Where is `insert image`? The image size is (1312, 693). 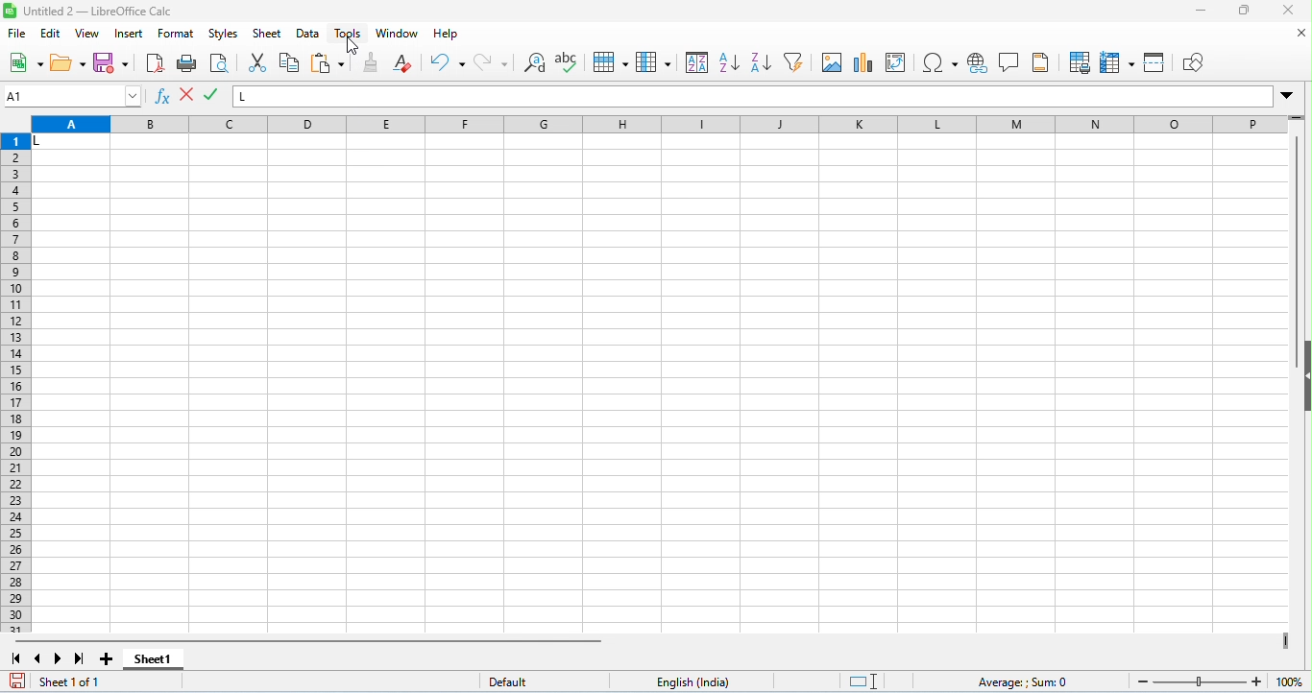
insert image is located at coordinates (832, 62).